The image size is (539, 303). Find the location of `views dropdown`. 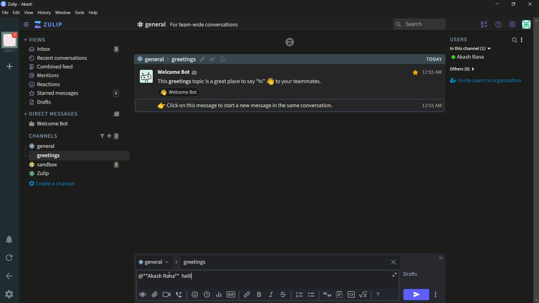

views dropdown is located at coordinates (35, 40).